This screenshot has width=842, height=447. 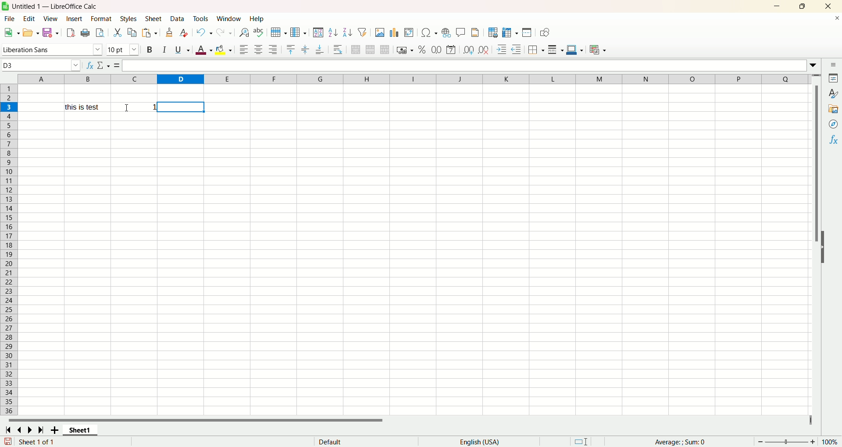 What do you see at coordinates (834, 124) in the screenshot?
I see `navigator` at bounding box center [834, 124].